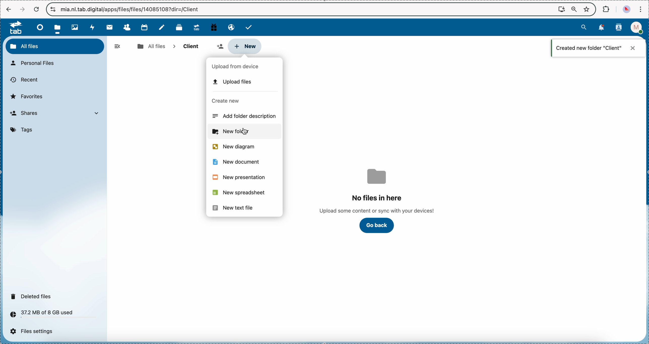 The width and height of the screenshot is (649, 344). I want to click on personal files, so click(35, 63).